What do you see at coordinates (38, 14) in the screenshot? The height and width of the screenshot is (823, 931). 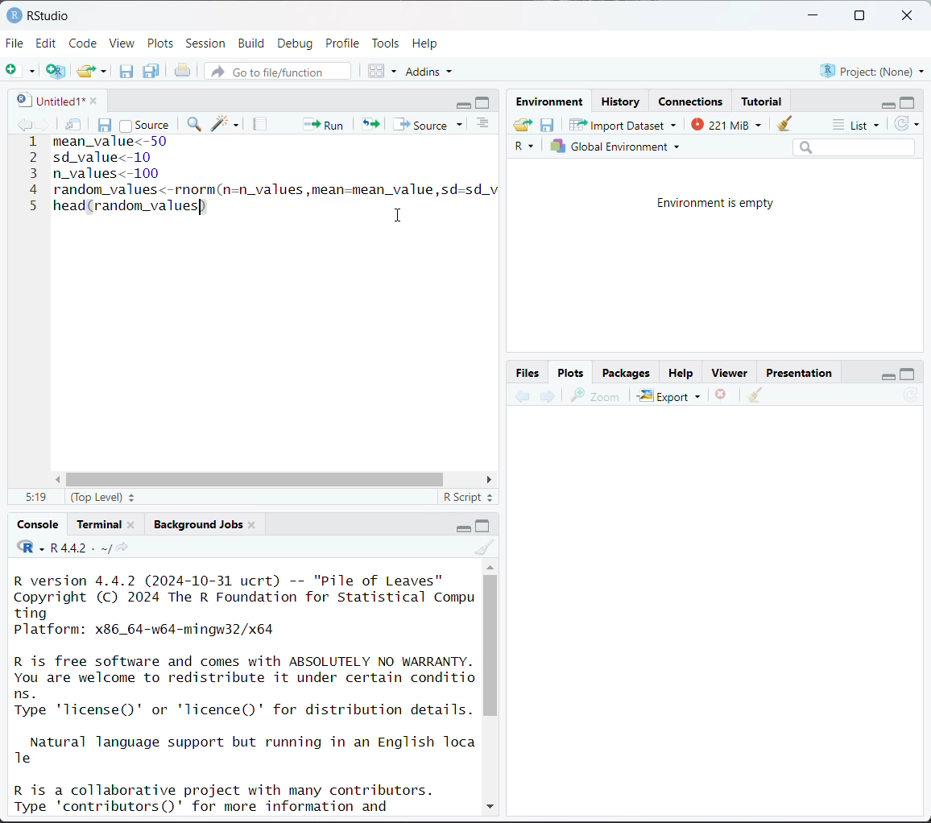 I see `RStudio` at bounding box center [38, 14].